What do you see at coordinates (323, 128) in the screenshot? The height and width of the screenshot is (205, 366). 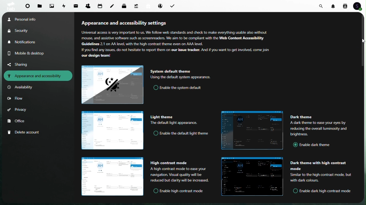 I see `A dark theme to ease your eyes by reducing the overall luminosity and brightness.` at bounding box center [323, 128].